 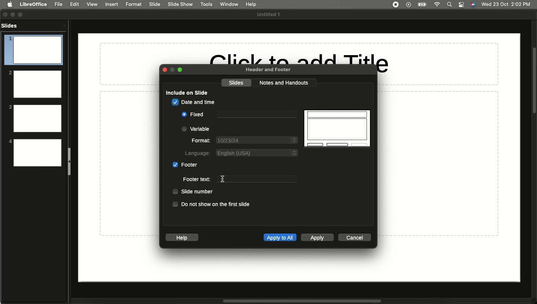 I want to click on File, so click(x=59, y=4).